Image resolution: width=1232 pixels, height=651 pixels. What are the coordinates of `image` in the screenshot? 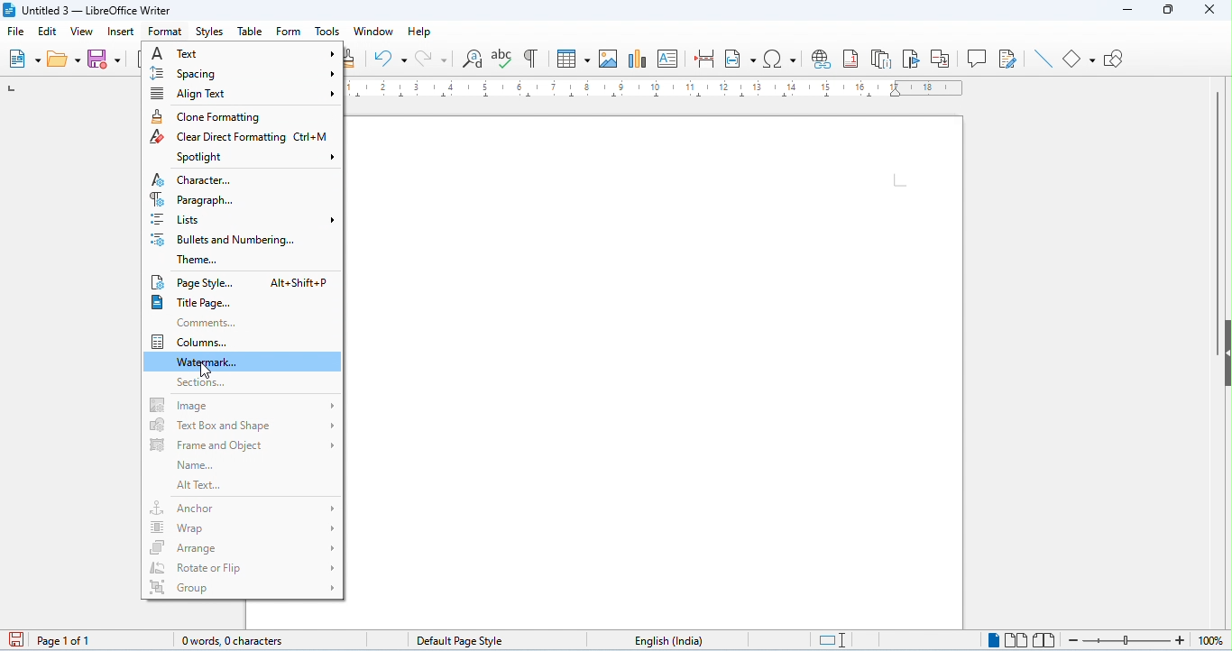 It's located at (244, 404).